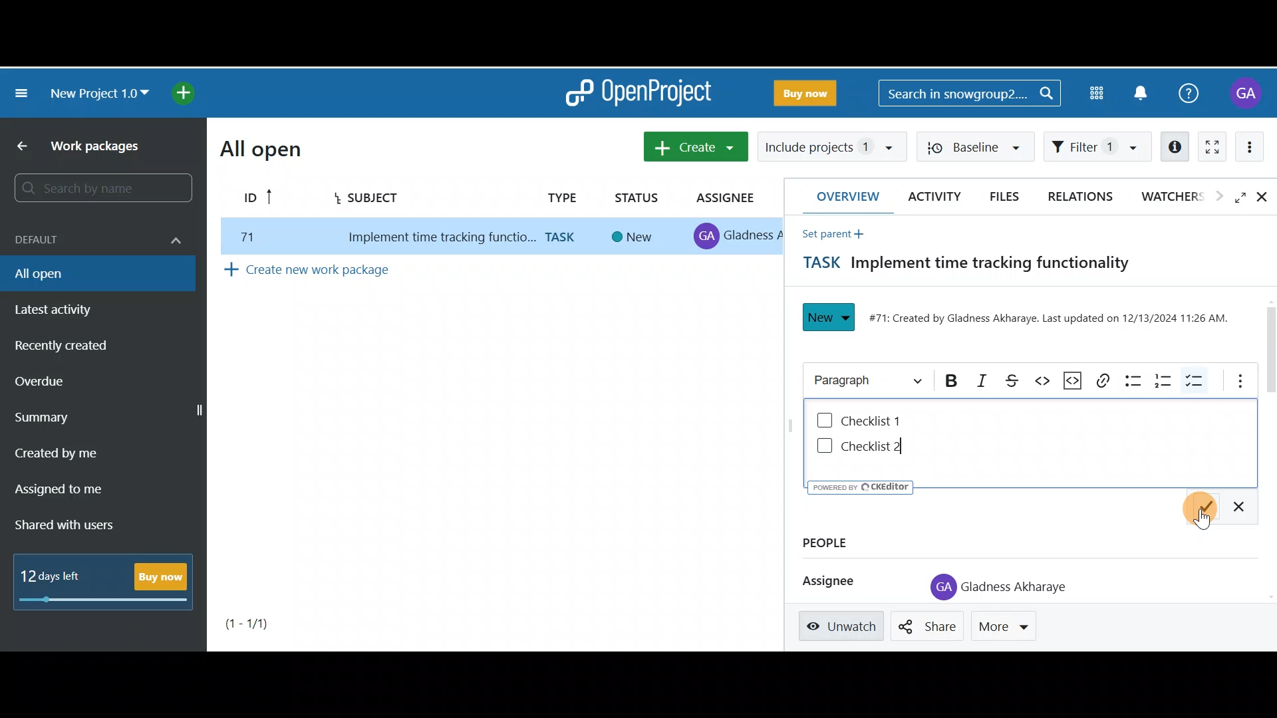  Describe the element at coordinates (851, 542) in the screenshot. I see `People` at that location.